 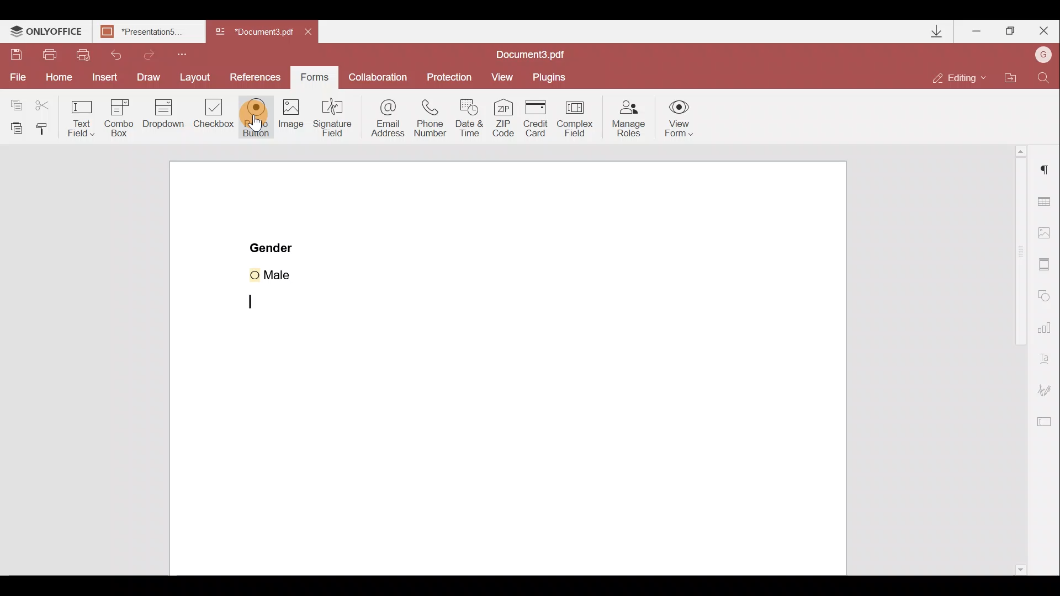 I want to click on Image settings, so click(x=1050, y=233).